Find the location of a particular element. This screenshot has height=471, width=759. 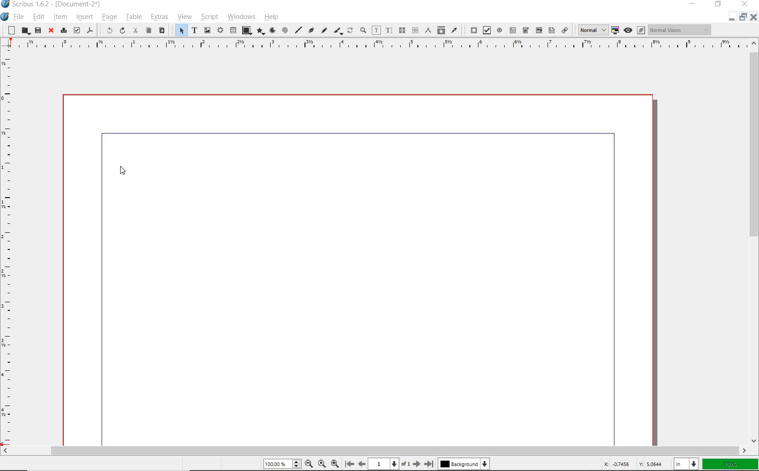

polygon is located at coordinates (261, 32).